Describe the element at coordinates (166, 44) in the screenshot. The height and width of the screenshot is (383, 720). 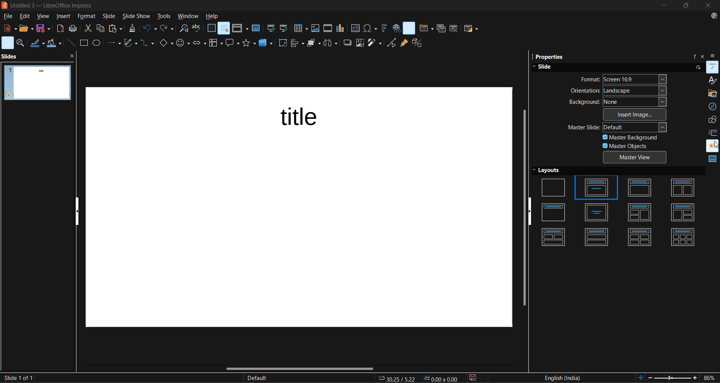
I see `basic shapes` at that location.